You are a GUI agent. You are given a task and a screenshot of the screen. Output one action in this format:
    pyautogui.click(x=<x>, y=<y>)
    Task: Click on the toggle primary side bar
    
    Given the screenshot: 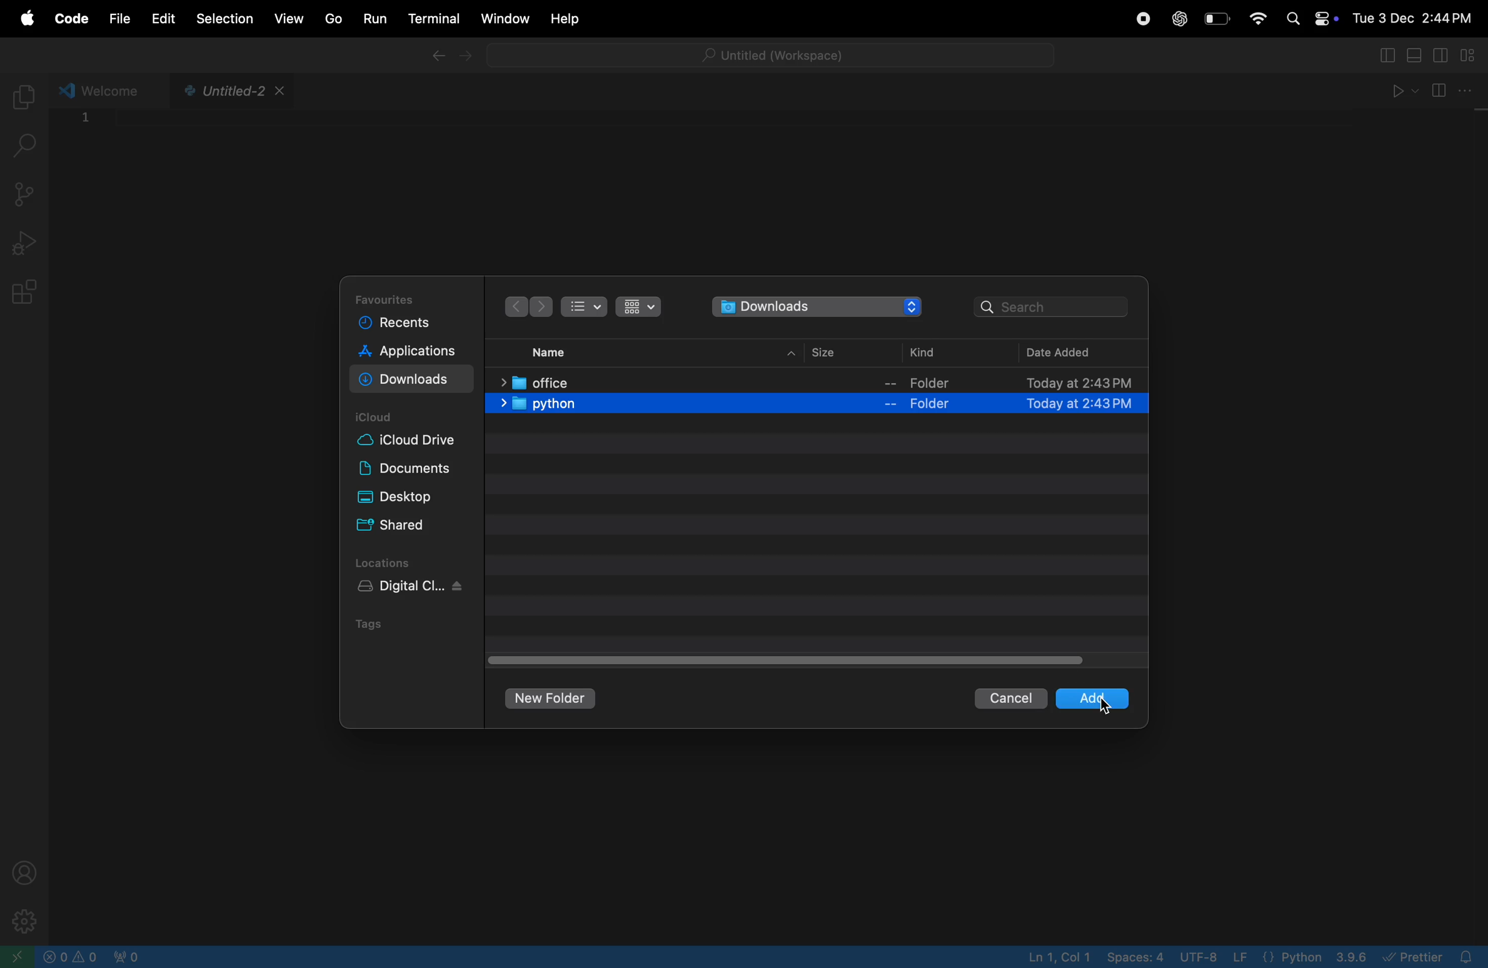 What is the action you would take?
    pyautogui.click(x=1386, y=54)
    